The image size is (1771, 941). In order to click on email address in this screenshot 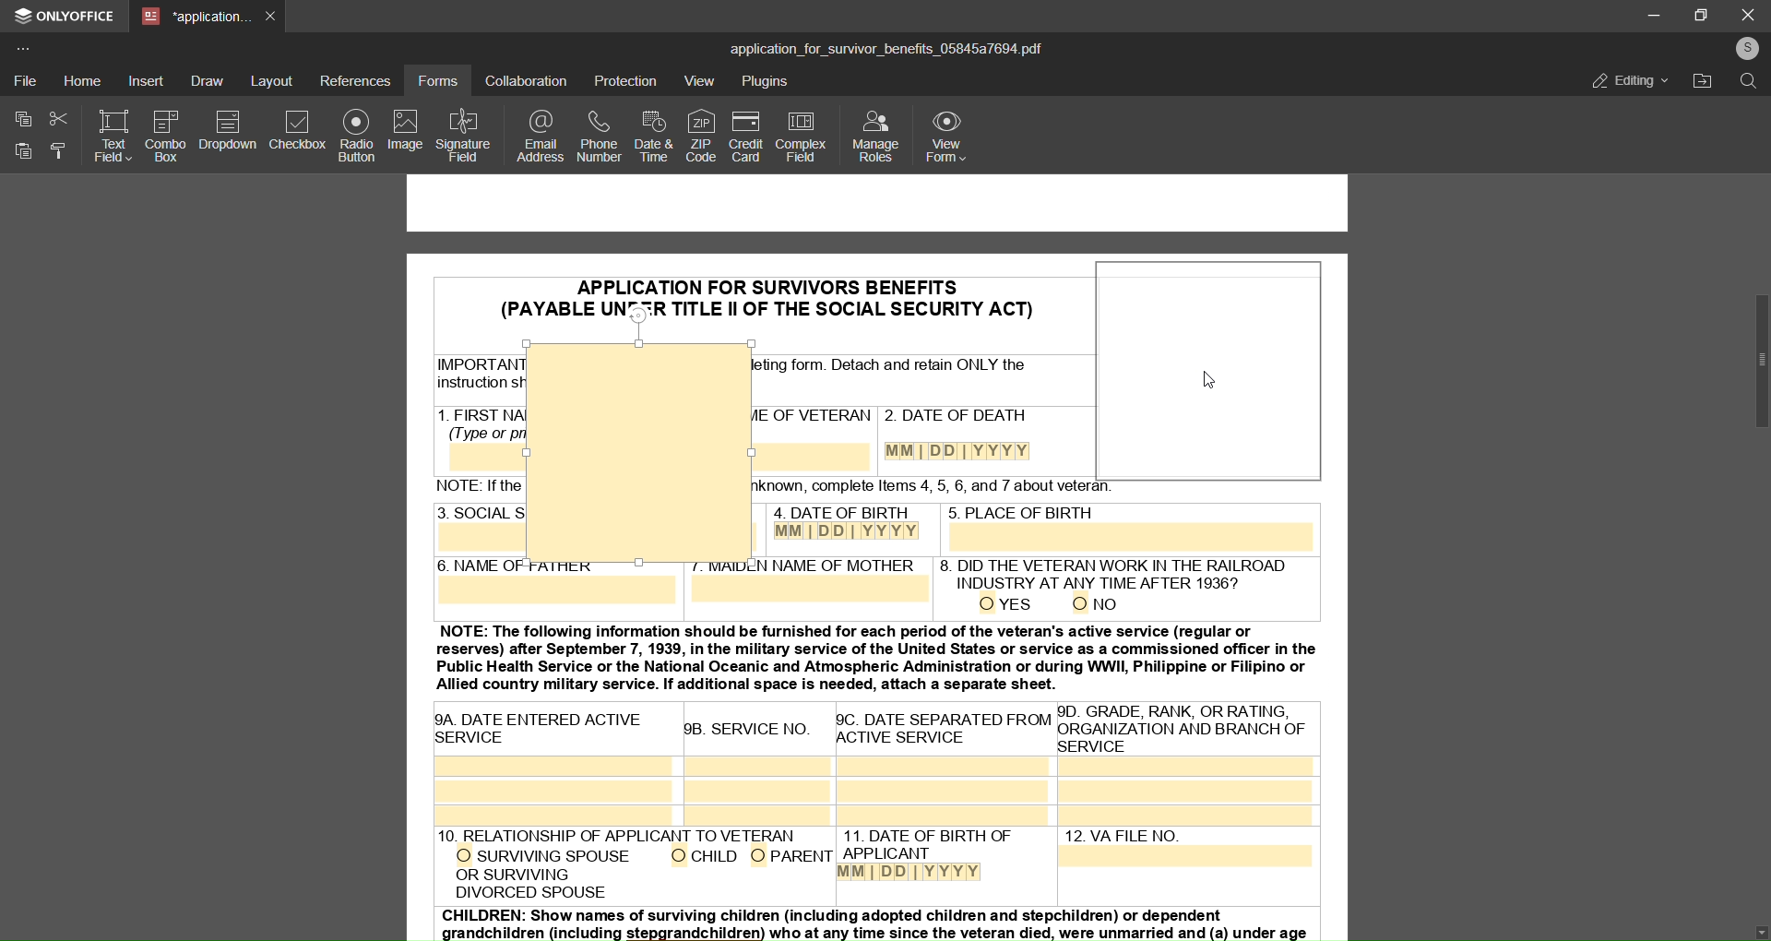, I will do `click(541, 137)`.